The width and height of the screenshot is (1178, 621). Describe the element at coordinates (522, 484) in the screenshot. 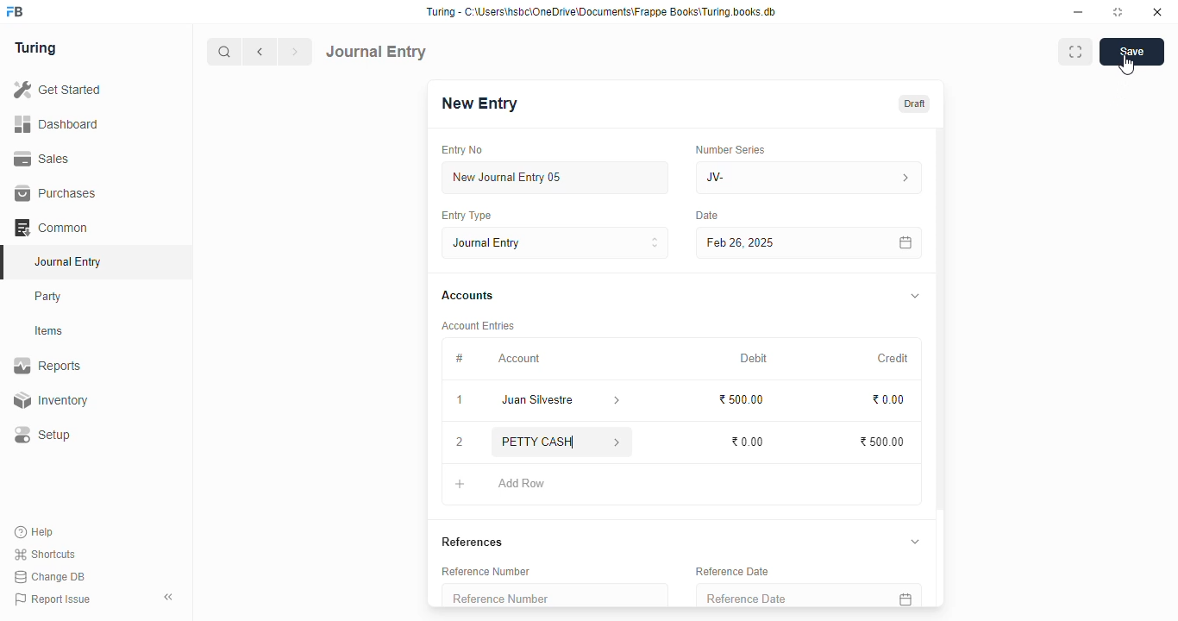

I see `add row` at that location.